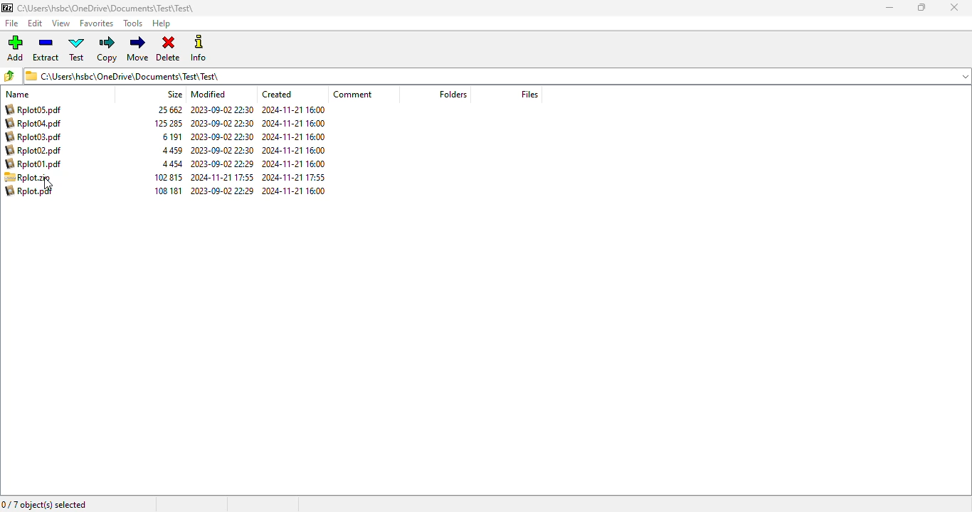 Image resolution: width=972 pixels, height=512 pixels. Describe the element at coordinates (221, 151) in the screenshot. I see `2023-09-02 22:30` at that location.